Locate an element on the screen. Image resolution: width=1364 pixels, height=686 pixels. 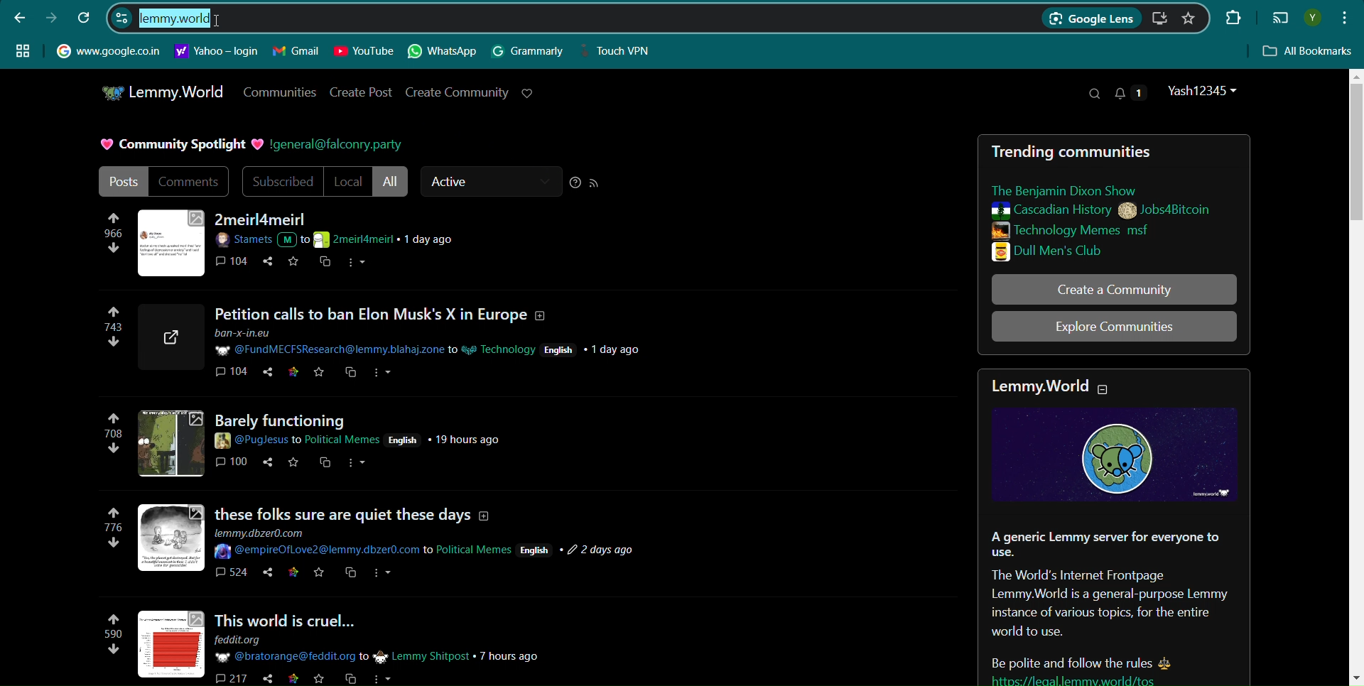
@FundMECFSResearch@lemmy.blahaj.zone to Technology English is located at coordinates (430, 343).